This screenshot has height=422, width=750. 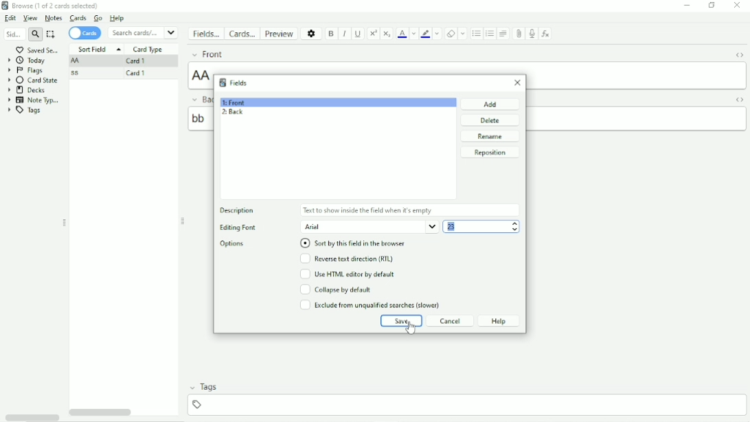 What do you see at coordinates (238, 54) in the screenshot?
I see `Front` at bounding box center [238, 54].